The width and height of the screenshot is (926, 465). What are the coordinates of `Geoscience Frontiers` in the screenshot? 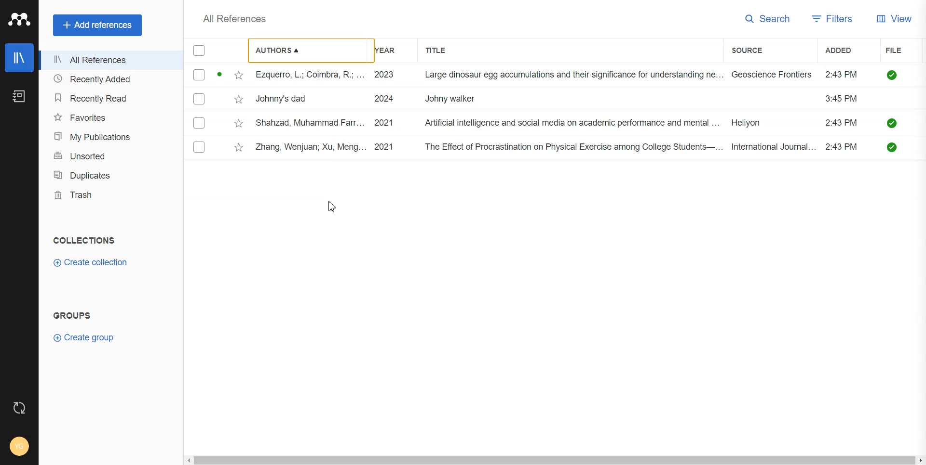 It's located at (773, 74).